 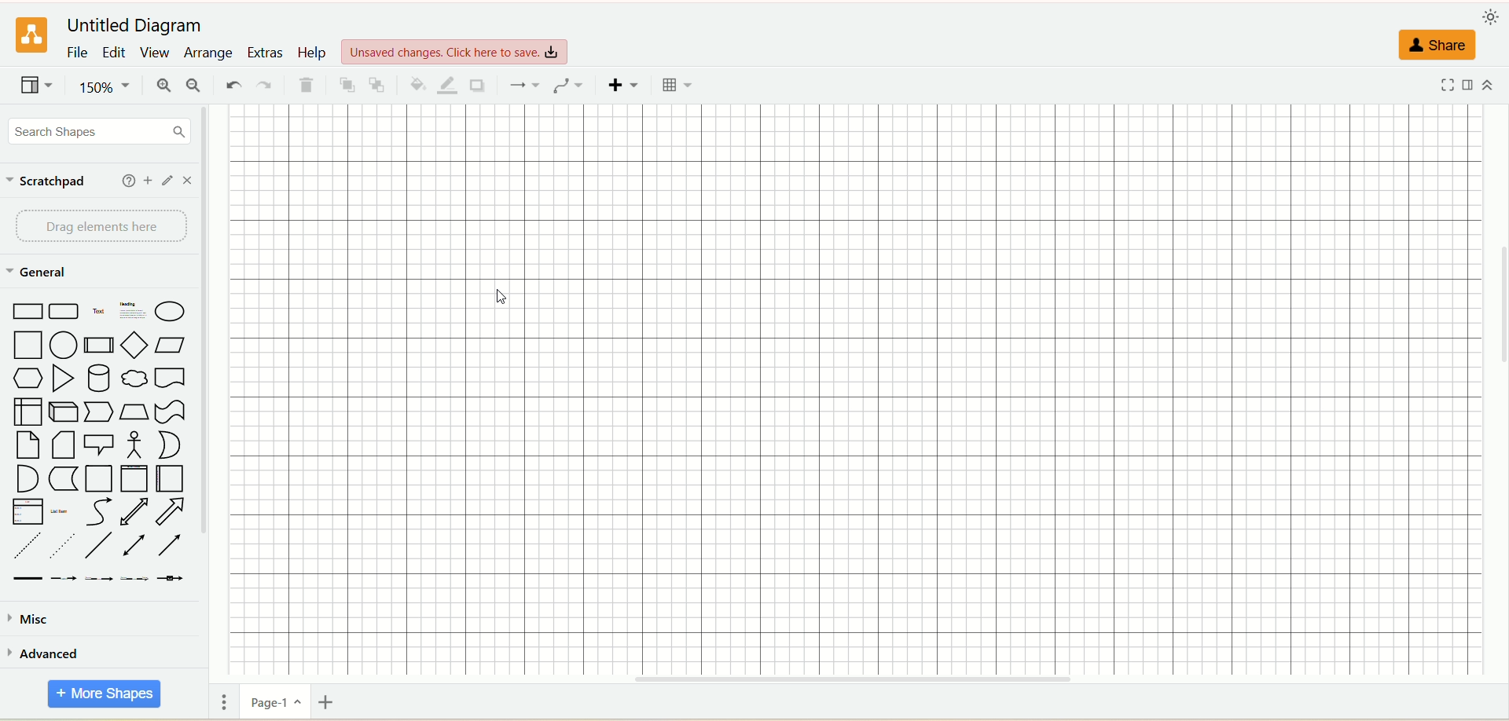 I want to click on page-1, so click(x=277, y=704).